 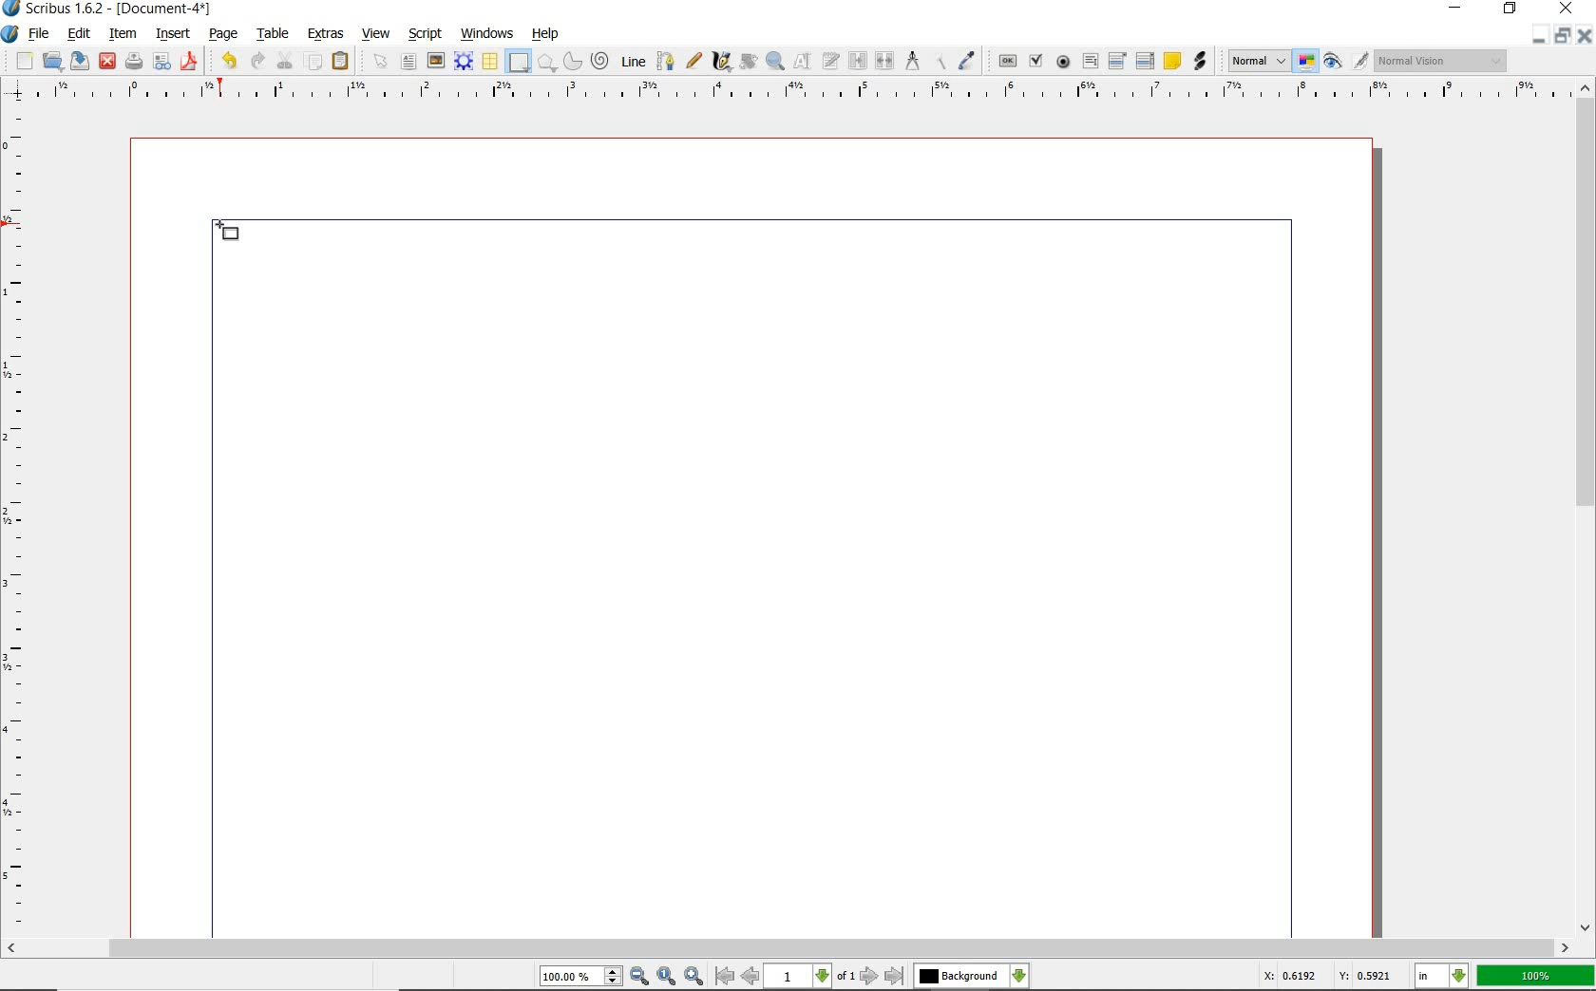 What do you see at coordinates (748, 63) in the screenshot?
I see `rotate item` at bounding box center [748, 63].